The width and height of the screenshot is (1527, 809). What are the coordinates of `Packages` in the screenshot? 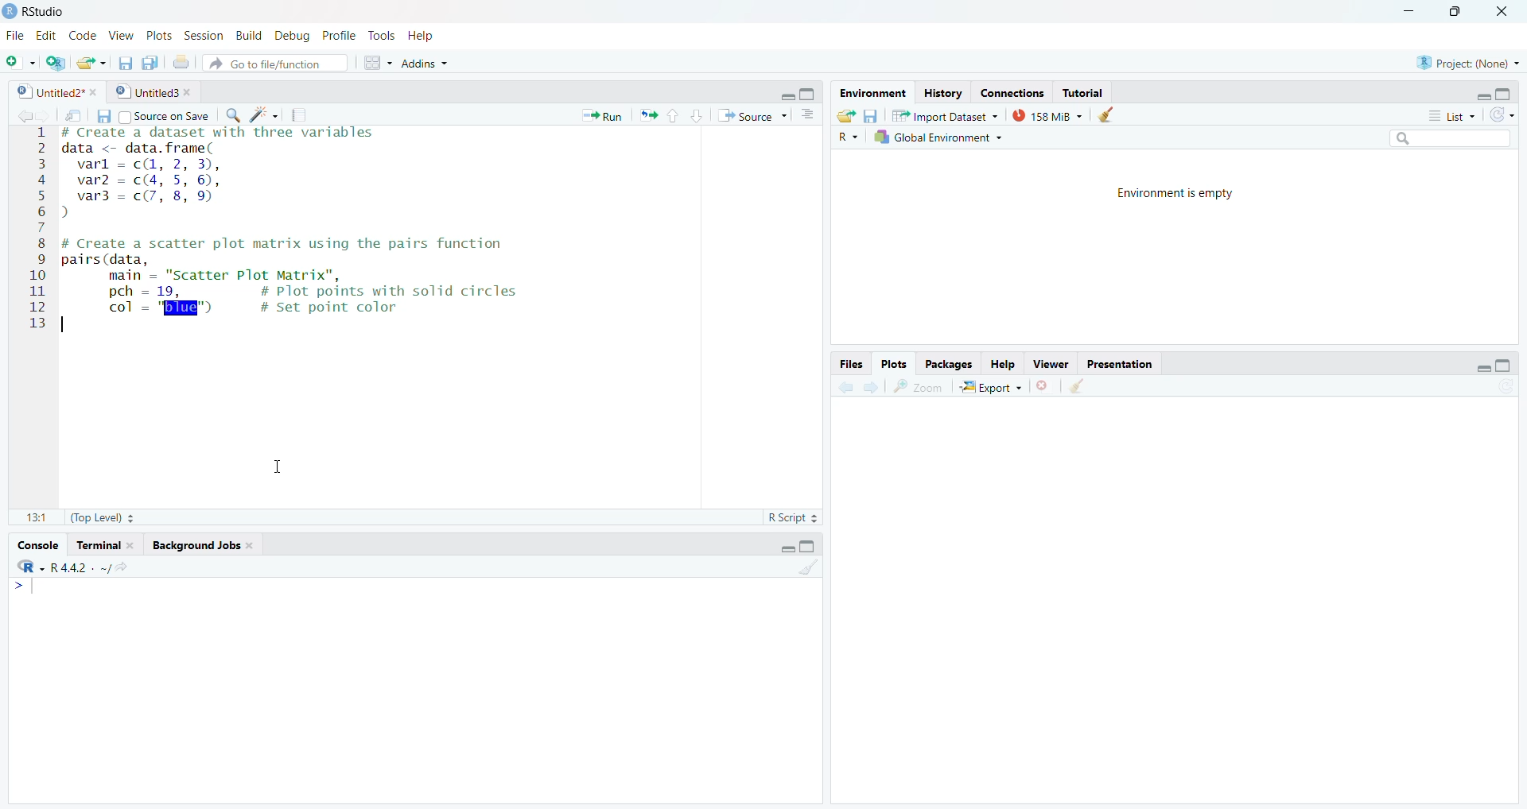 It's located at (951, 363).